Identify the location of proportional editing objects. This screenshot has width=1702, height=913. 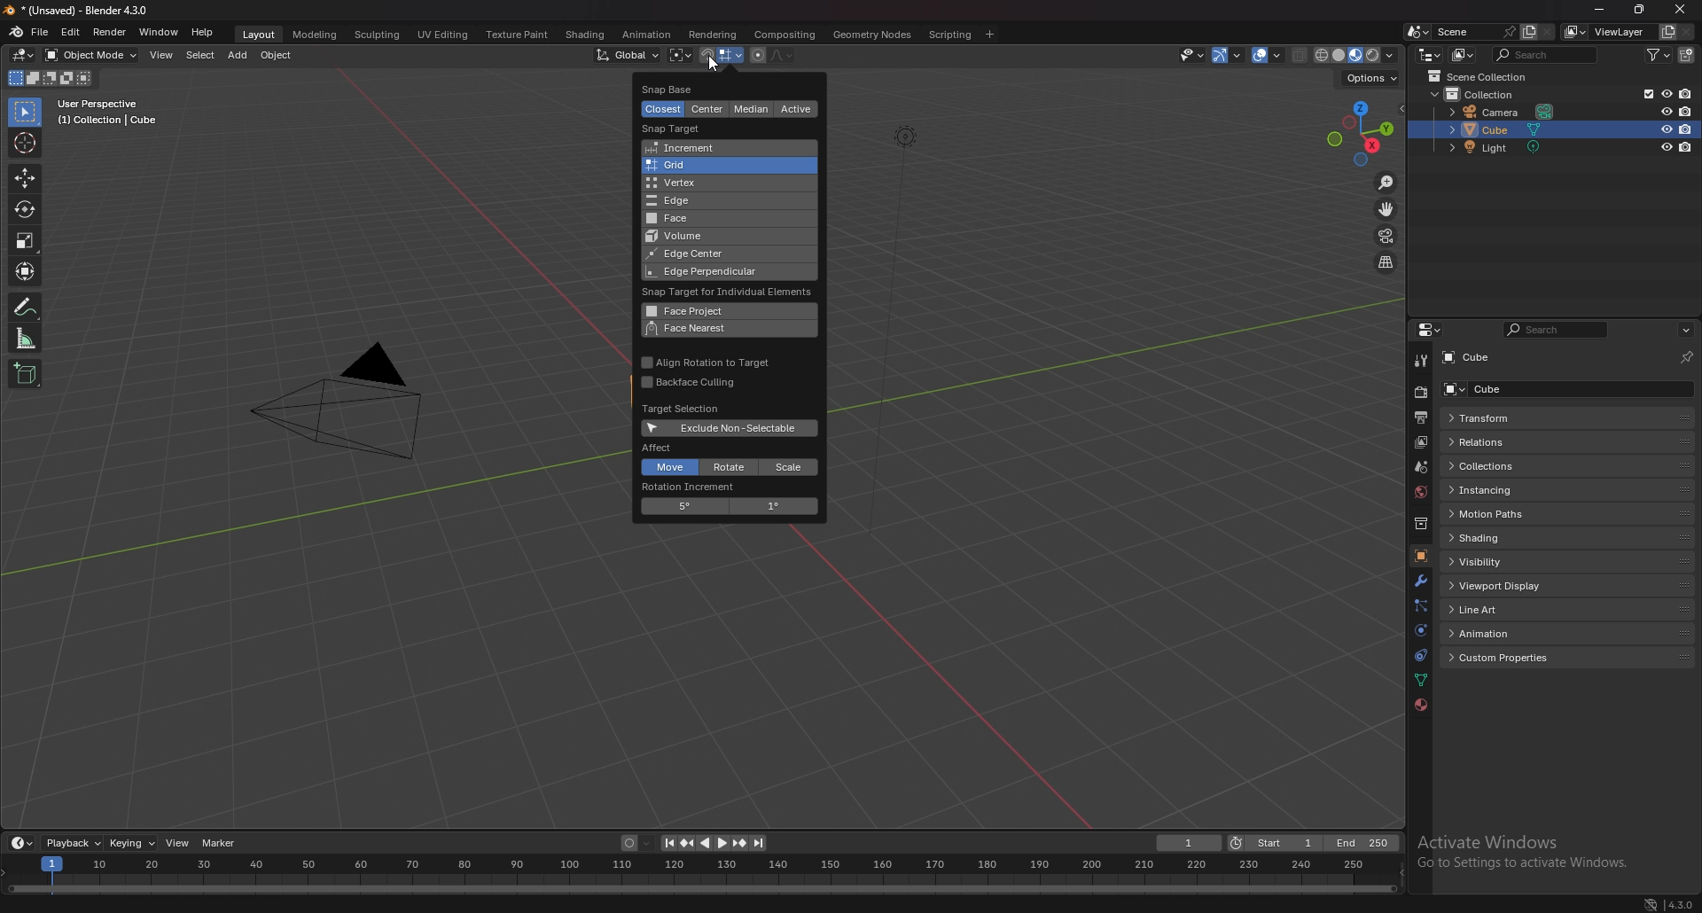
(757, 56).